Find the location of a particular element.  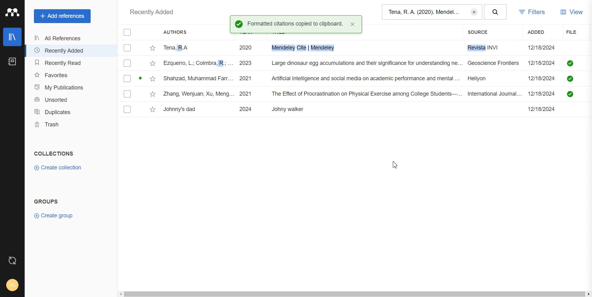

saved is located at coordinates (571, 63).